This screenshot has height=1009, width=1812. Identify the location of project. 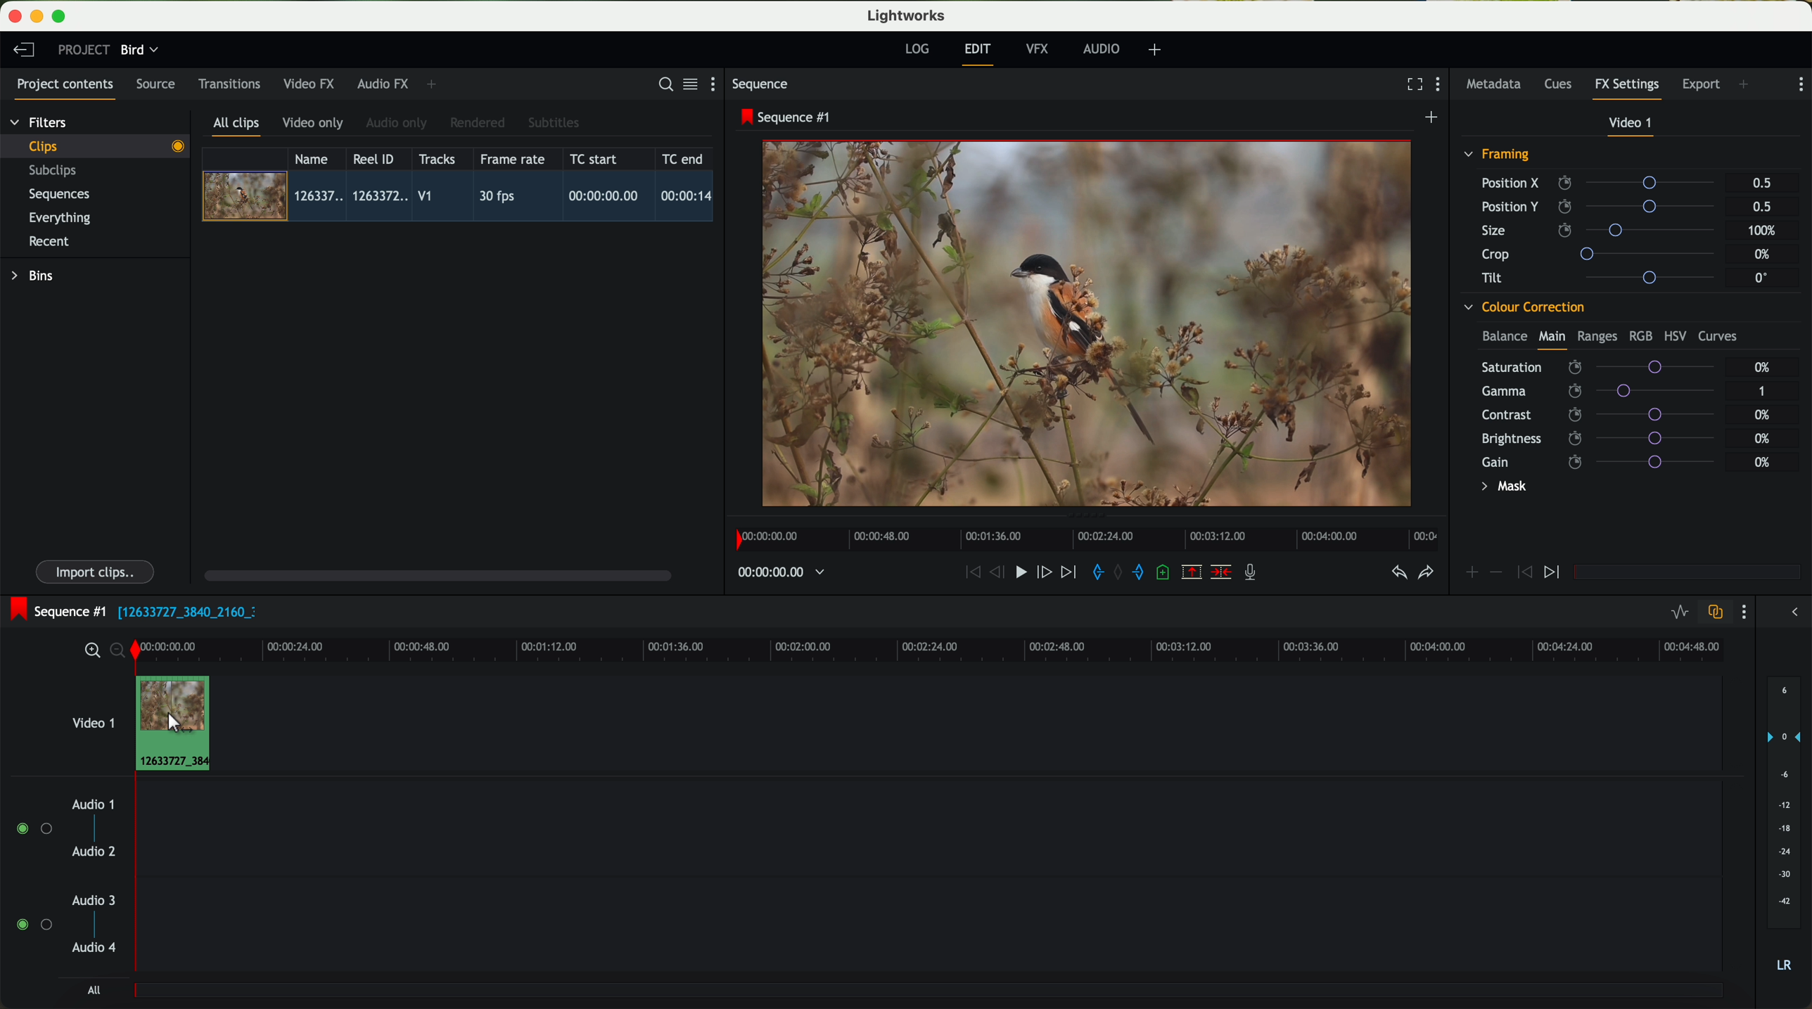
(84, 49).